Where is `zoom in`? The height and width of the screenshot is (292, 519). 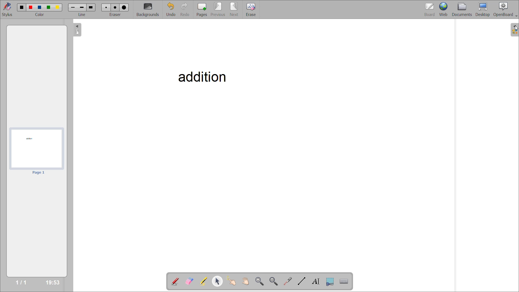
zoom in is located at coordinates (260, 281).